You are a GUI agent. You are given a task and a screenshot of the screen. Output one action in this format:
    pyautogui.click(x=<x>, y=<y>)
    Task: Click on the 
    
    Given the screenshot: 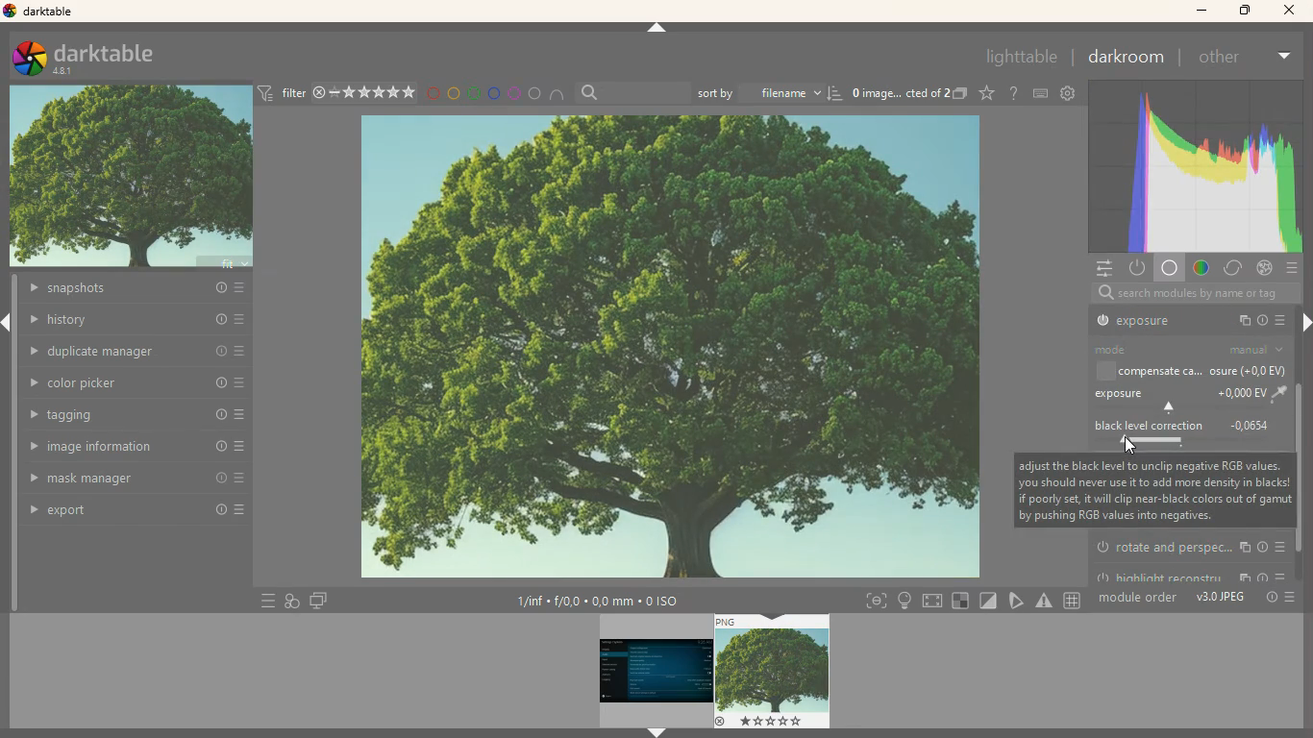 What is the action you would take?
    pyautogui.click(x=1268, y=601)
    